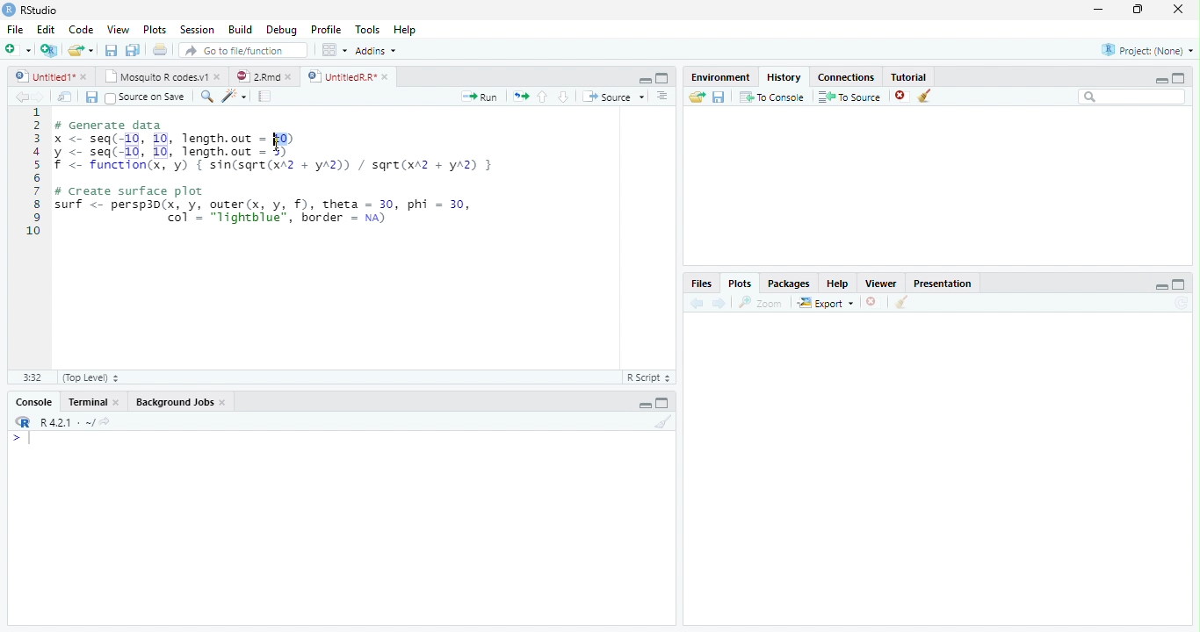 This screenshot has height=632, width=1200. What do you see at coordinates (235, 96) in the screenshot?
I see `Code tools` at bounding box center [235, 96].